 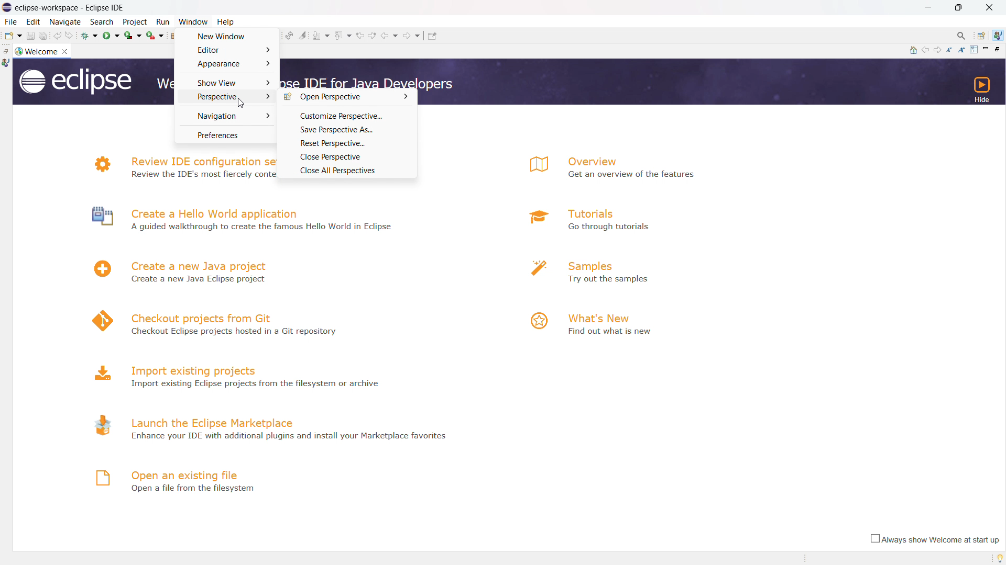 What do you see at coordinates (226, 36) in the screenshot?
I see `new window` at bounding box center [226, 36].